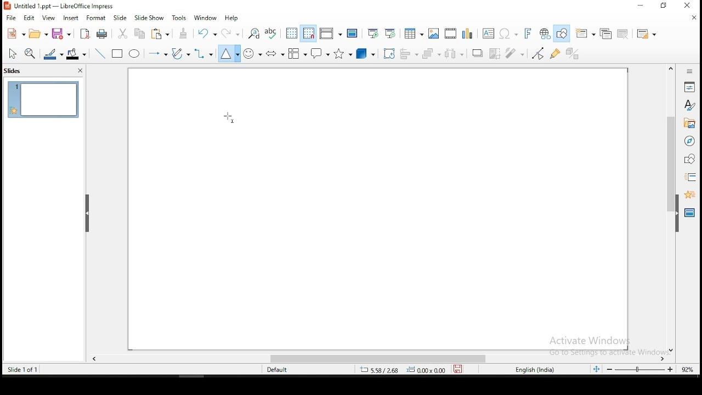 Image resolution: width=702 pixels, height=395 pixels. What do you see at coordinates (433, 32) in the screenshot?
I see `images` at bounding box center [433, 32].